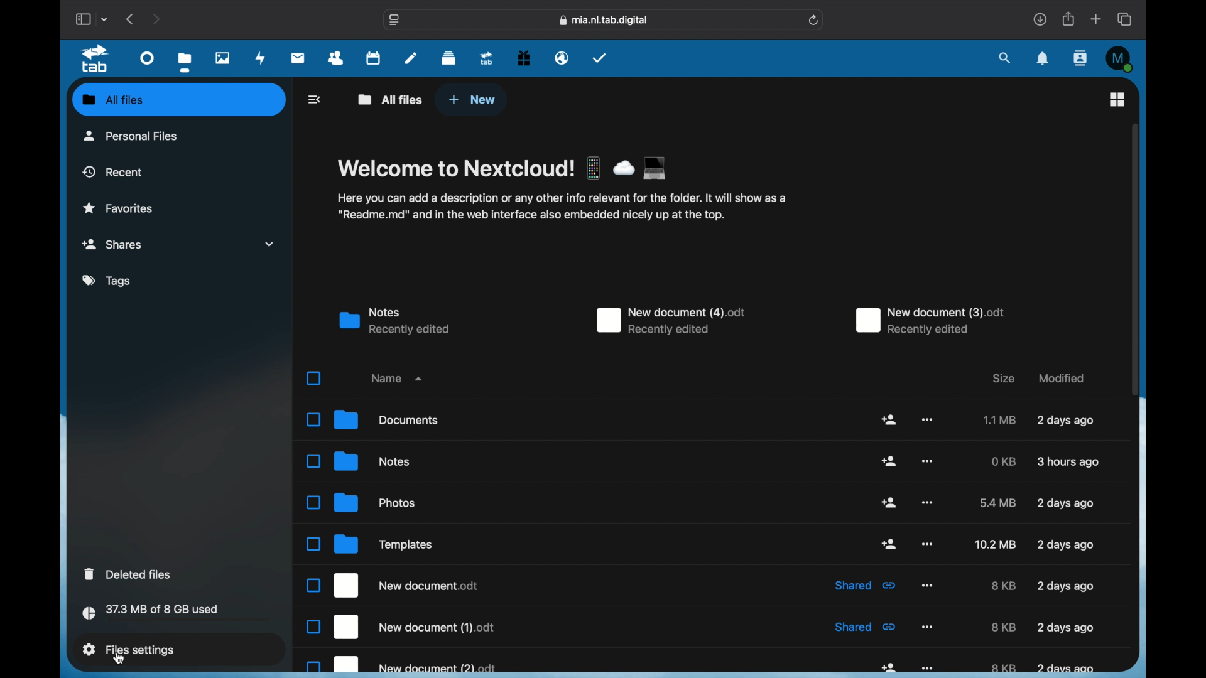 This screenshot has width=1206, height=678. Describe the element at coordinates (889, 461) in the screenshot. I see `share` at that location.